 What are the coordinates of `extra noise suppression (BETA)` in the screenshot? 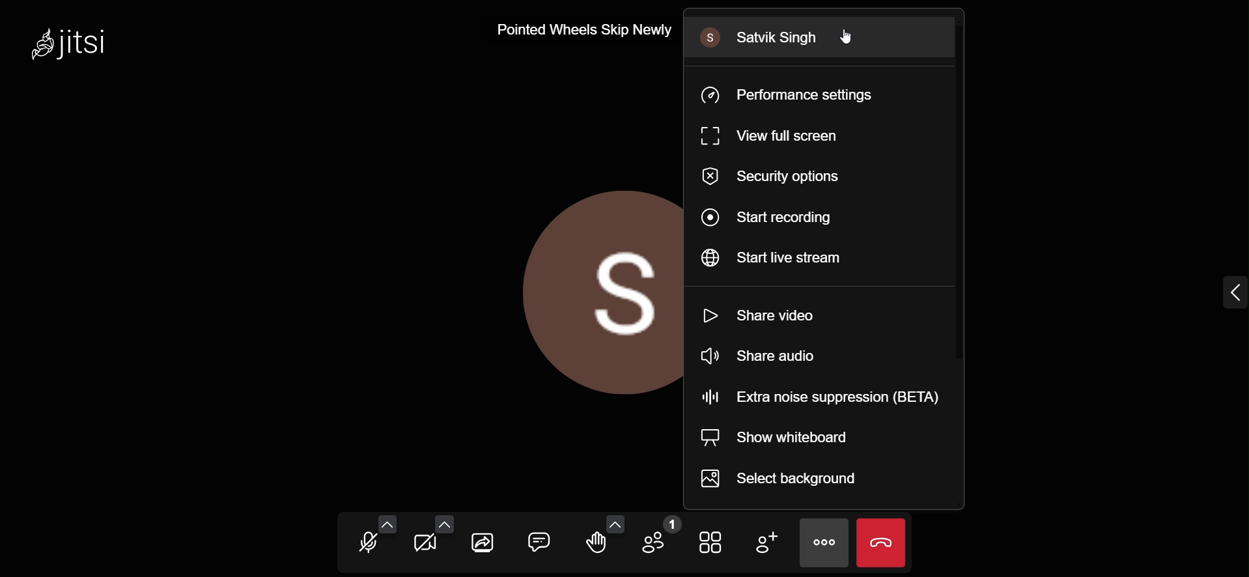 It's located at (822, 403).